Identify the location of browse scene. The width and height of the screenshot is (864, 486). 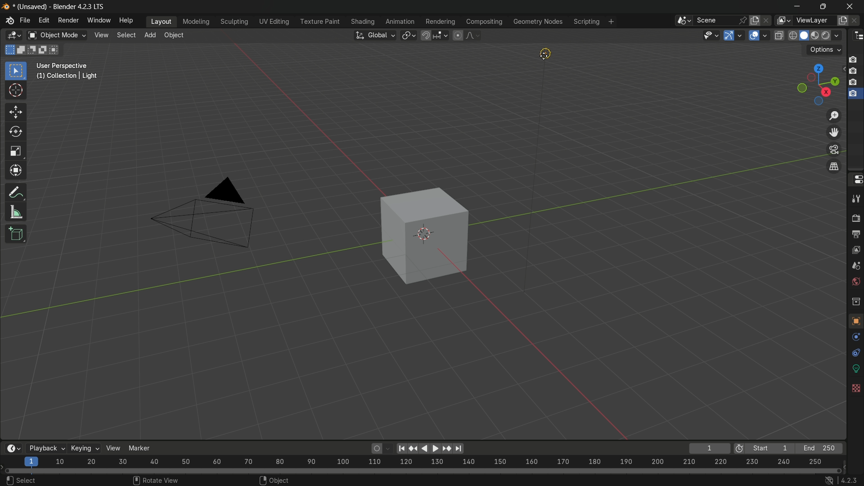
(684, 22).